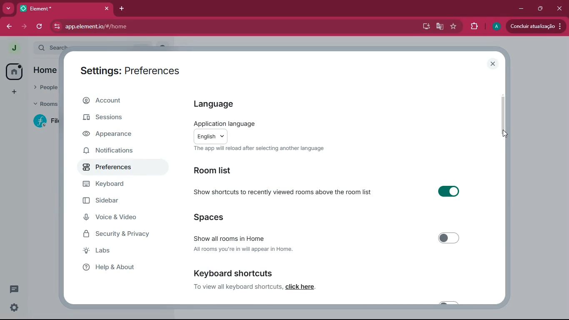  What do you see at coordinates (115, 185) in the screenshot?
I see `keyboard` at bounding box center [115, 185].